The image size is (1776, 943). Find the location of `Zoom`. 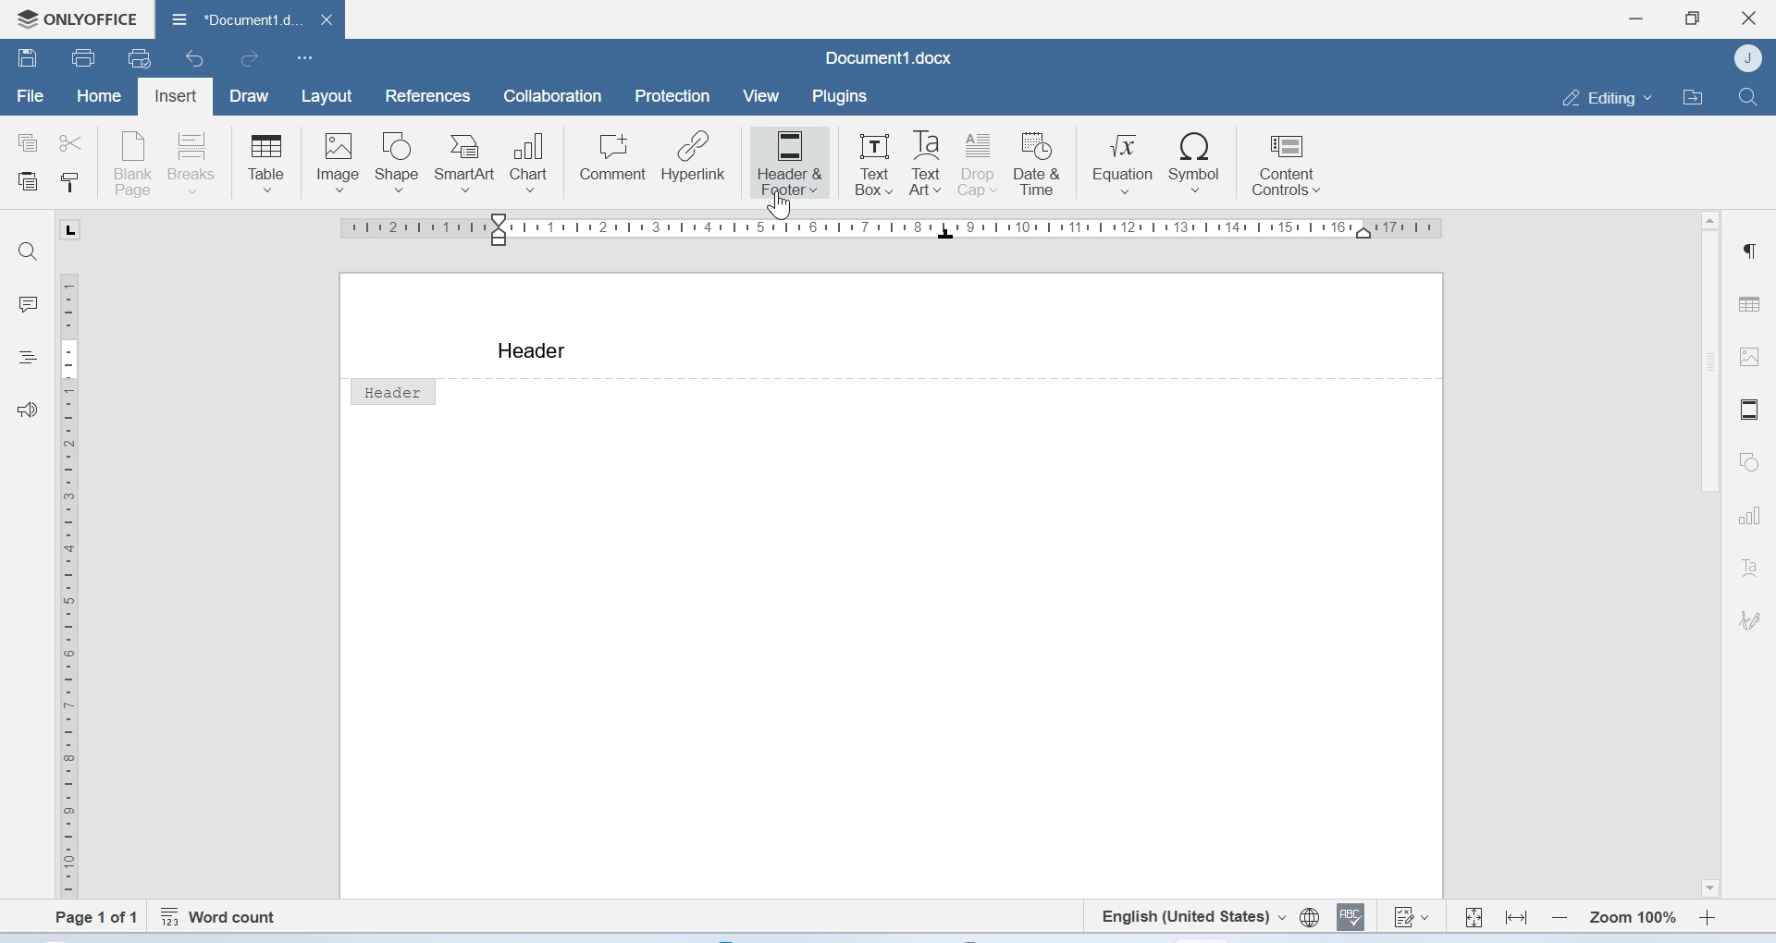

Zoom is located at coordinates (1632, 915).